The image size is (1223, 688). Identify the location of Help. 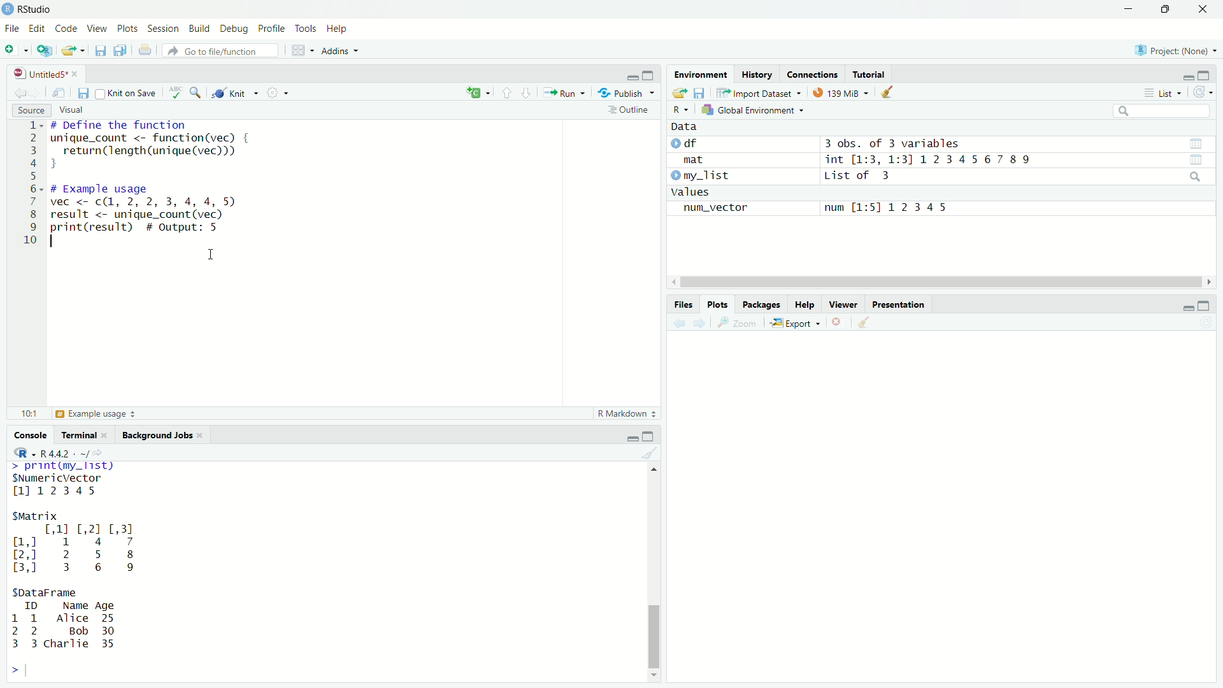
(340, 29).